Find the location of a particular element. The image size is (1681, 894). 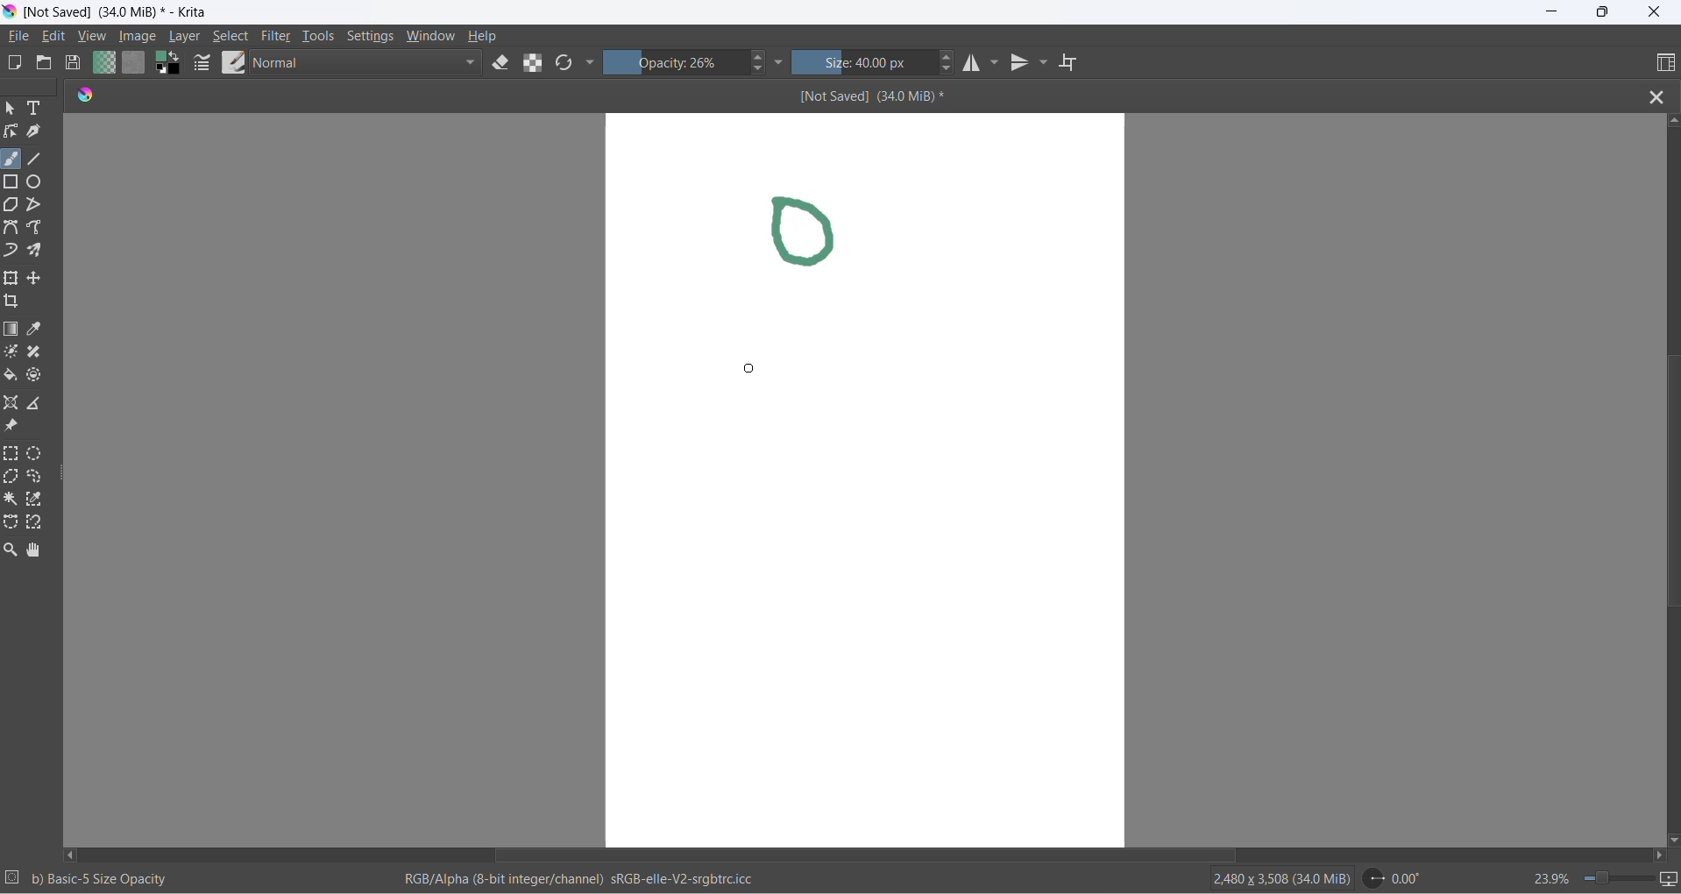

more settings dropdown button is located at coordinates (592, 66).